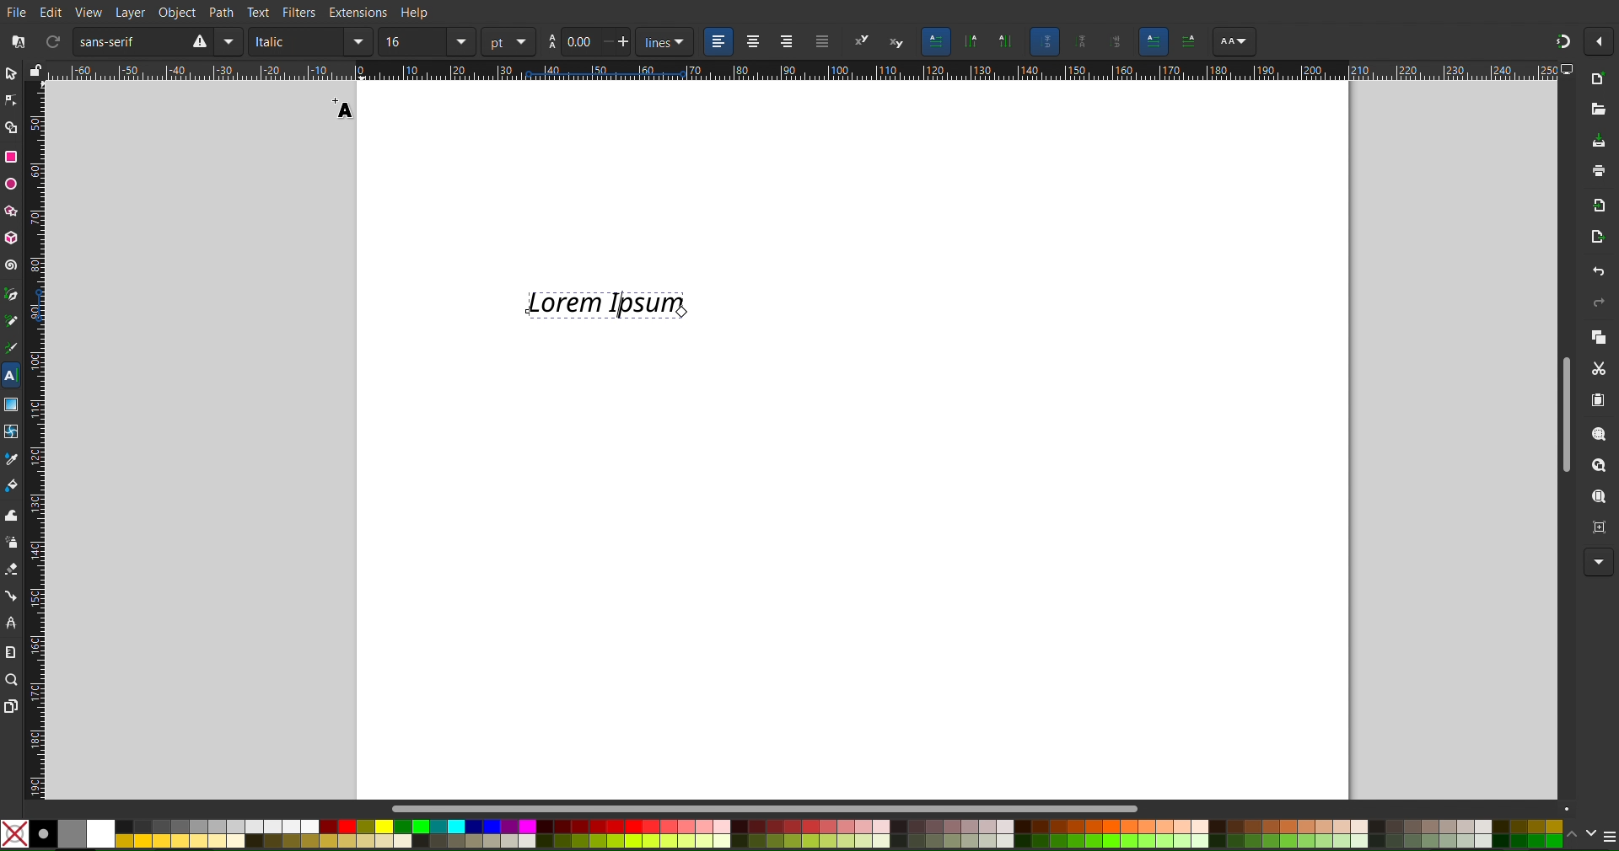 Image resolution: width=1619 pixels, height=851 pixels. What do you see at coordinates (1597, 306) in the screenshot?
I see `Redo` at bounding box center [1597, 306].